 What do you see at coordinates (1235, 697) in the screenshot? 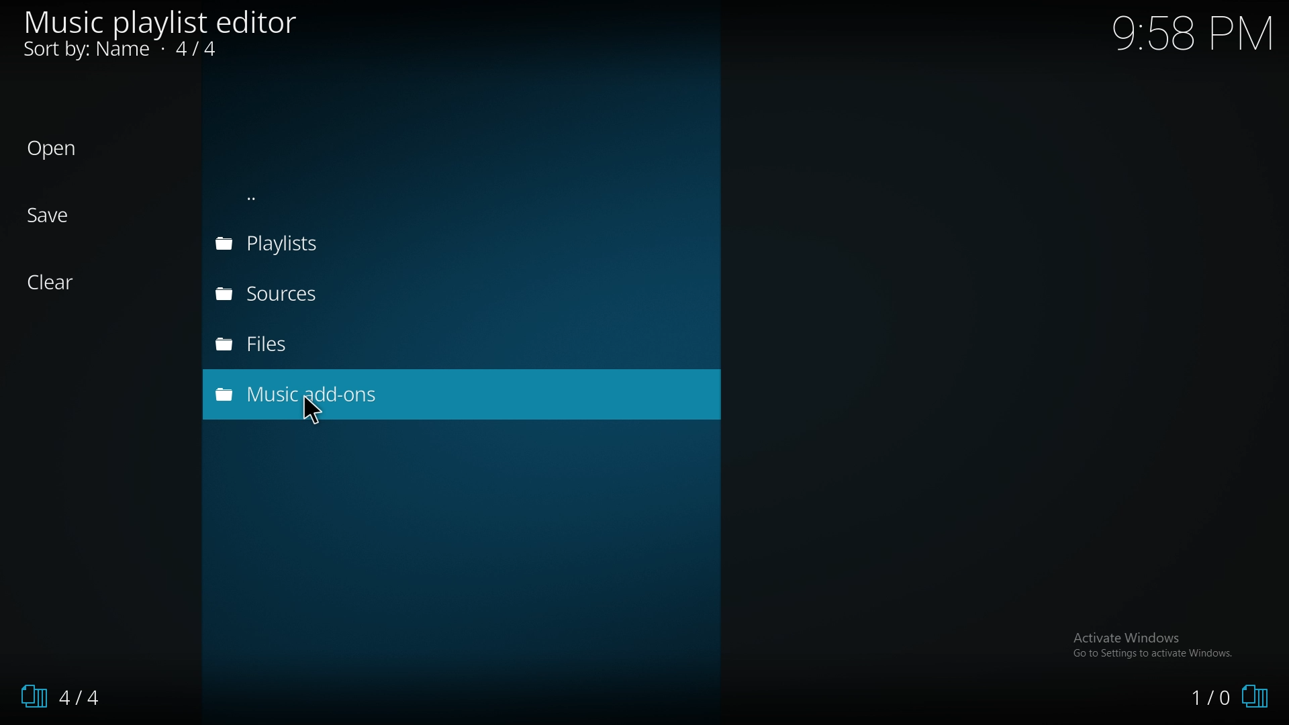
I see `1/0` at bounding box center [1235, 697].